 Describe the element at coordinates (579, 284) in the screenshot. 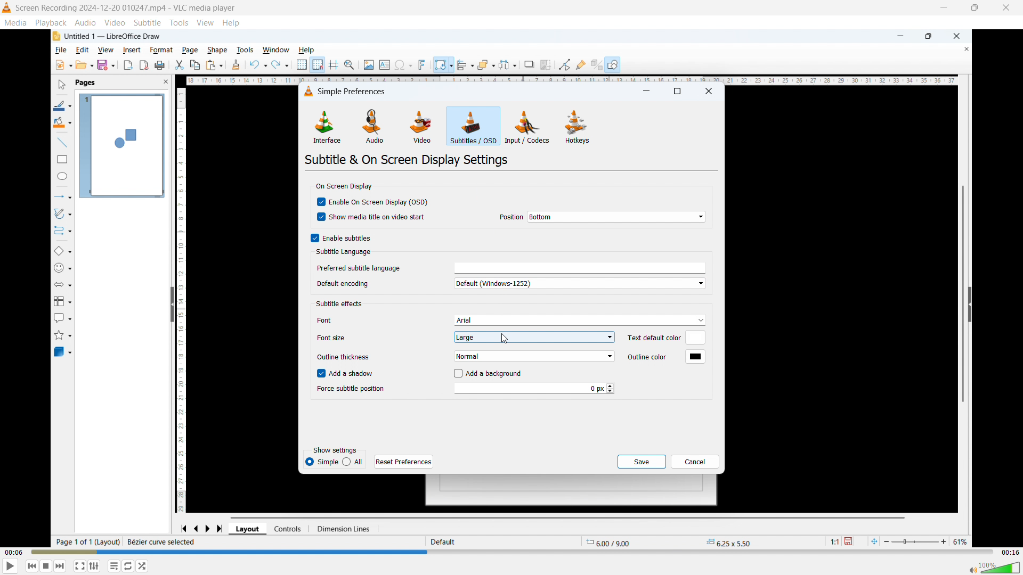

I see `Default encoding` at that location.